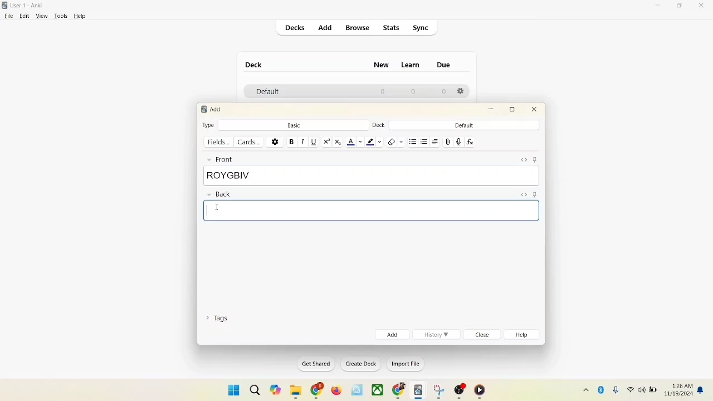 The image size is (713, 401). What do you see at coordinates (229, 389) in the screenshot?
I see `window` at bounding box center [229, 389].